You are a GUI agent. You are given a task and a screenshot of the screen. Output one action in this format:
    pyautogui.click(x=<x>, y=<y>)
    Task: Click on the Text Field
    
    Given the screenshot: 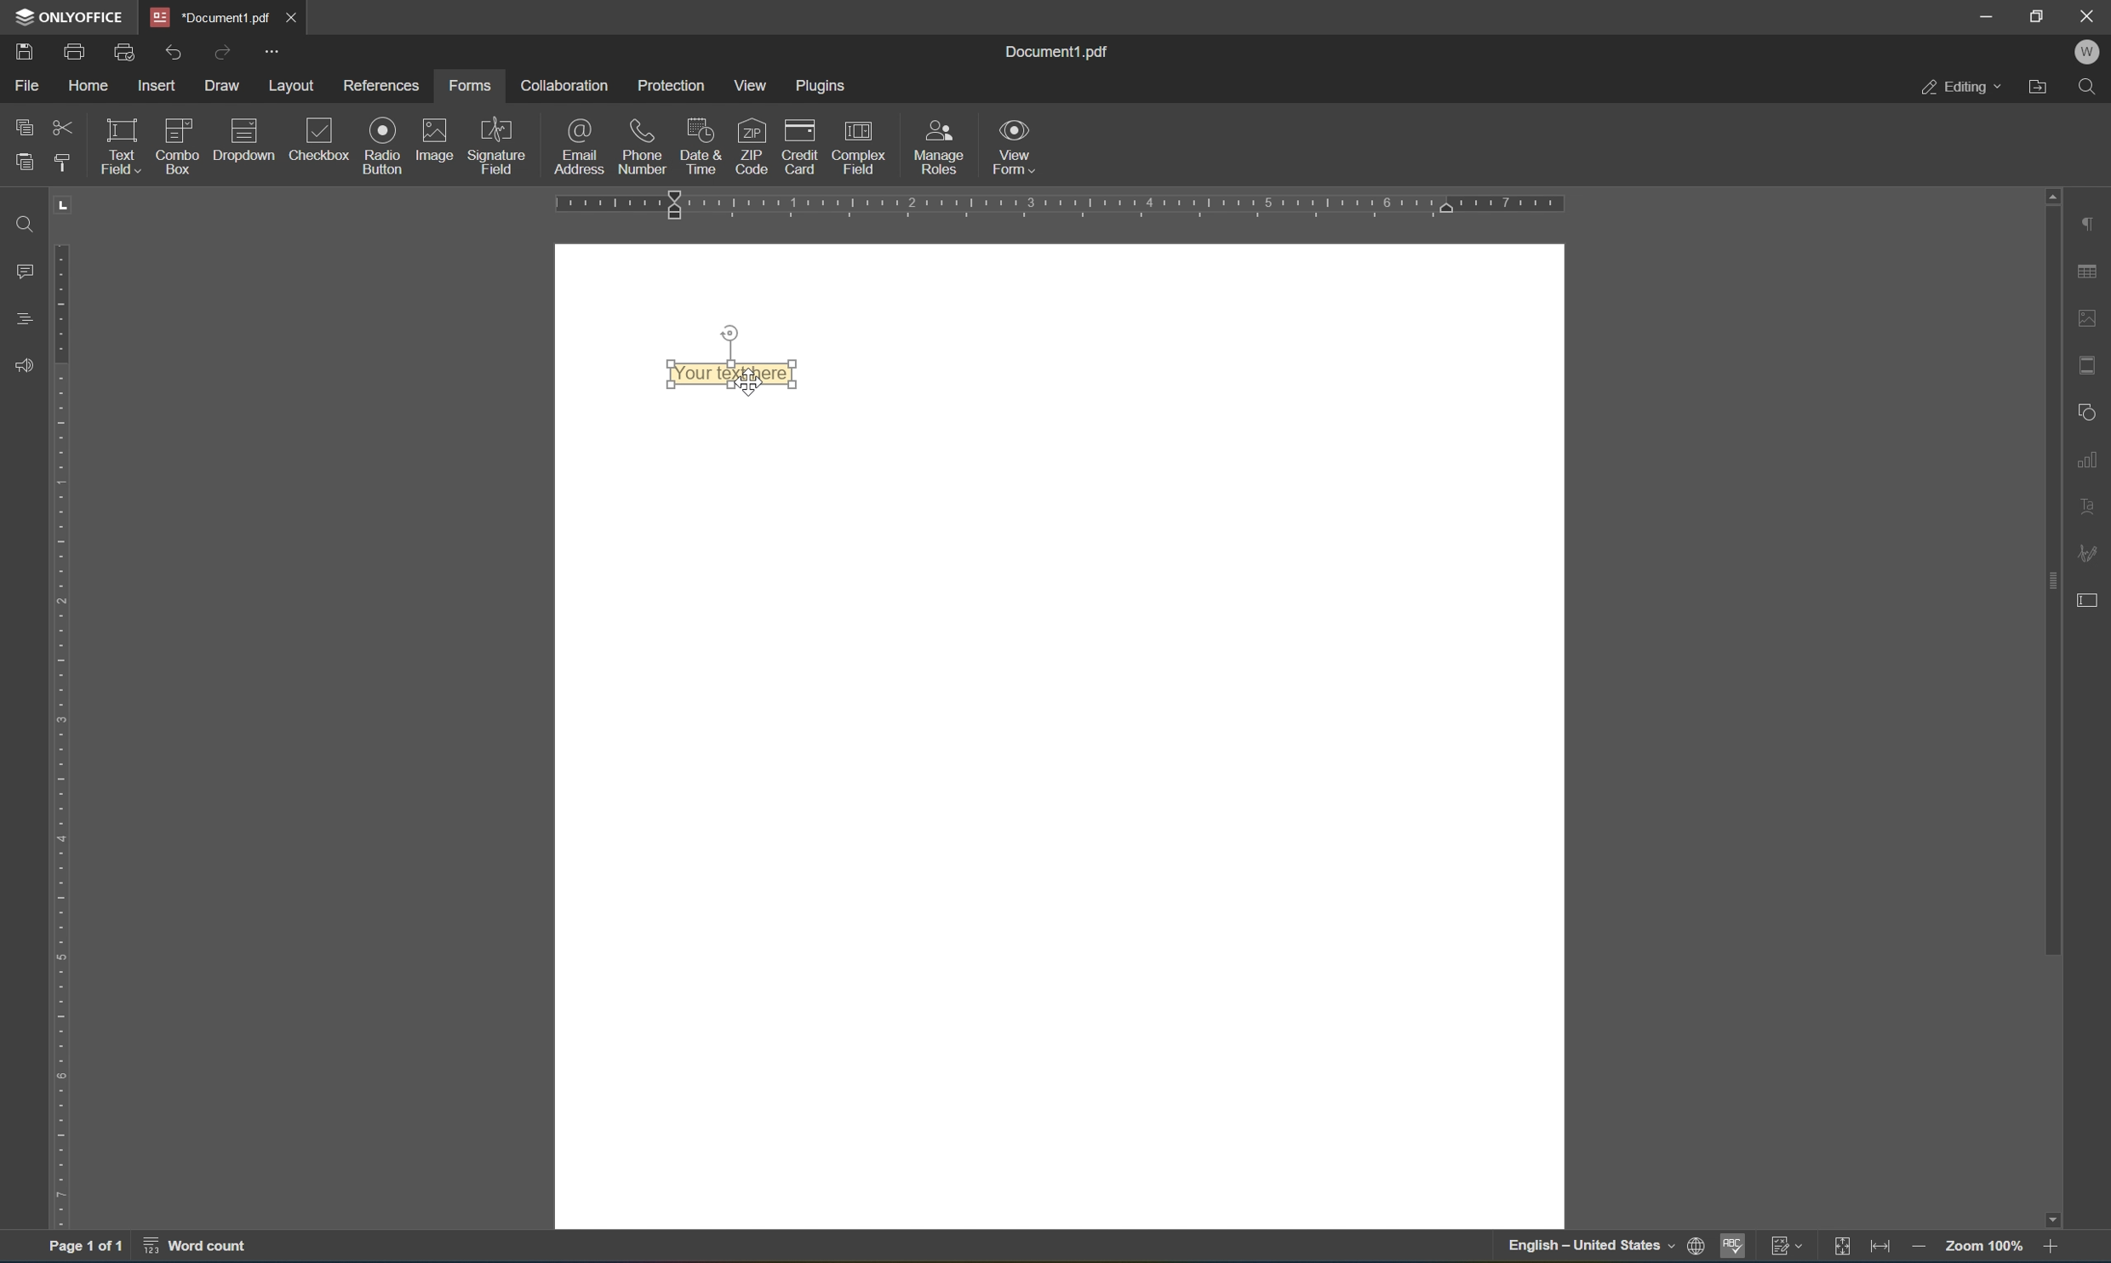 What is the action you would take?
    pyautogui.click(x=741, y=375)
    